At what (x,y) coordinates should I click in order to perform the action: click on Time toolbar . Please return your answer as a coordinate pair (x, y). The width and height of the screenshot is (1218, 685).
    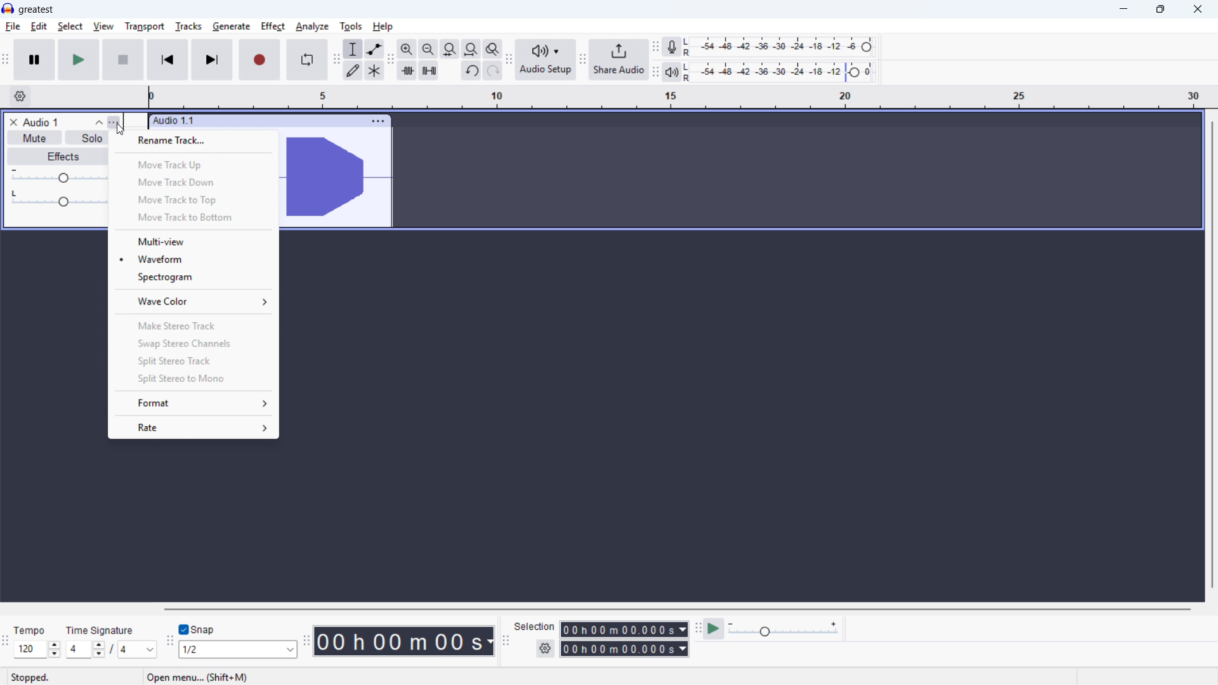
    Looking at the image, I should click on (306, 644).